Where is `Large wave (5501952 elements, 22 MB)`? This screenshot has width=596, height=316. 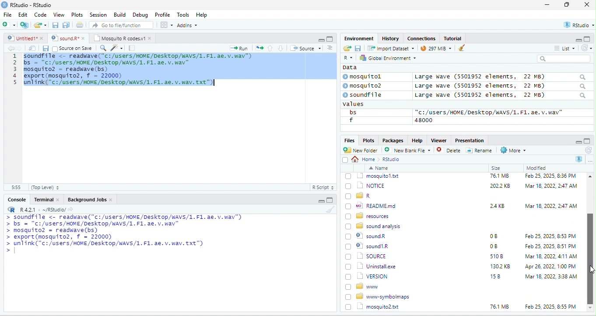
Large wave (5501952 elements, 22 MB) is located at coordinates (501, 96).